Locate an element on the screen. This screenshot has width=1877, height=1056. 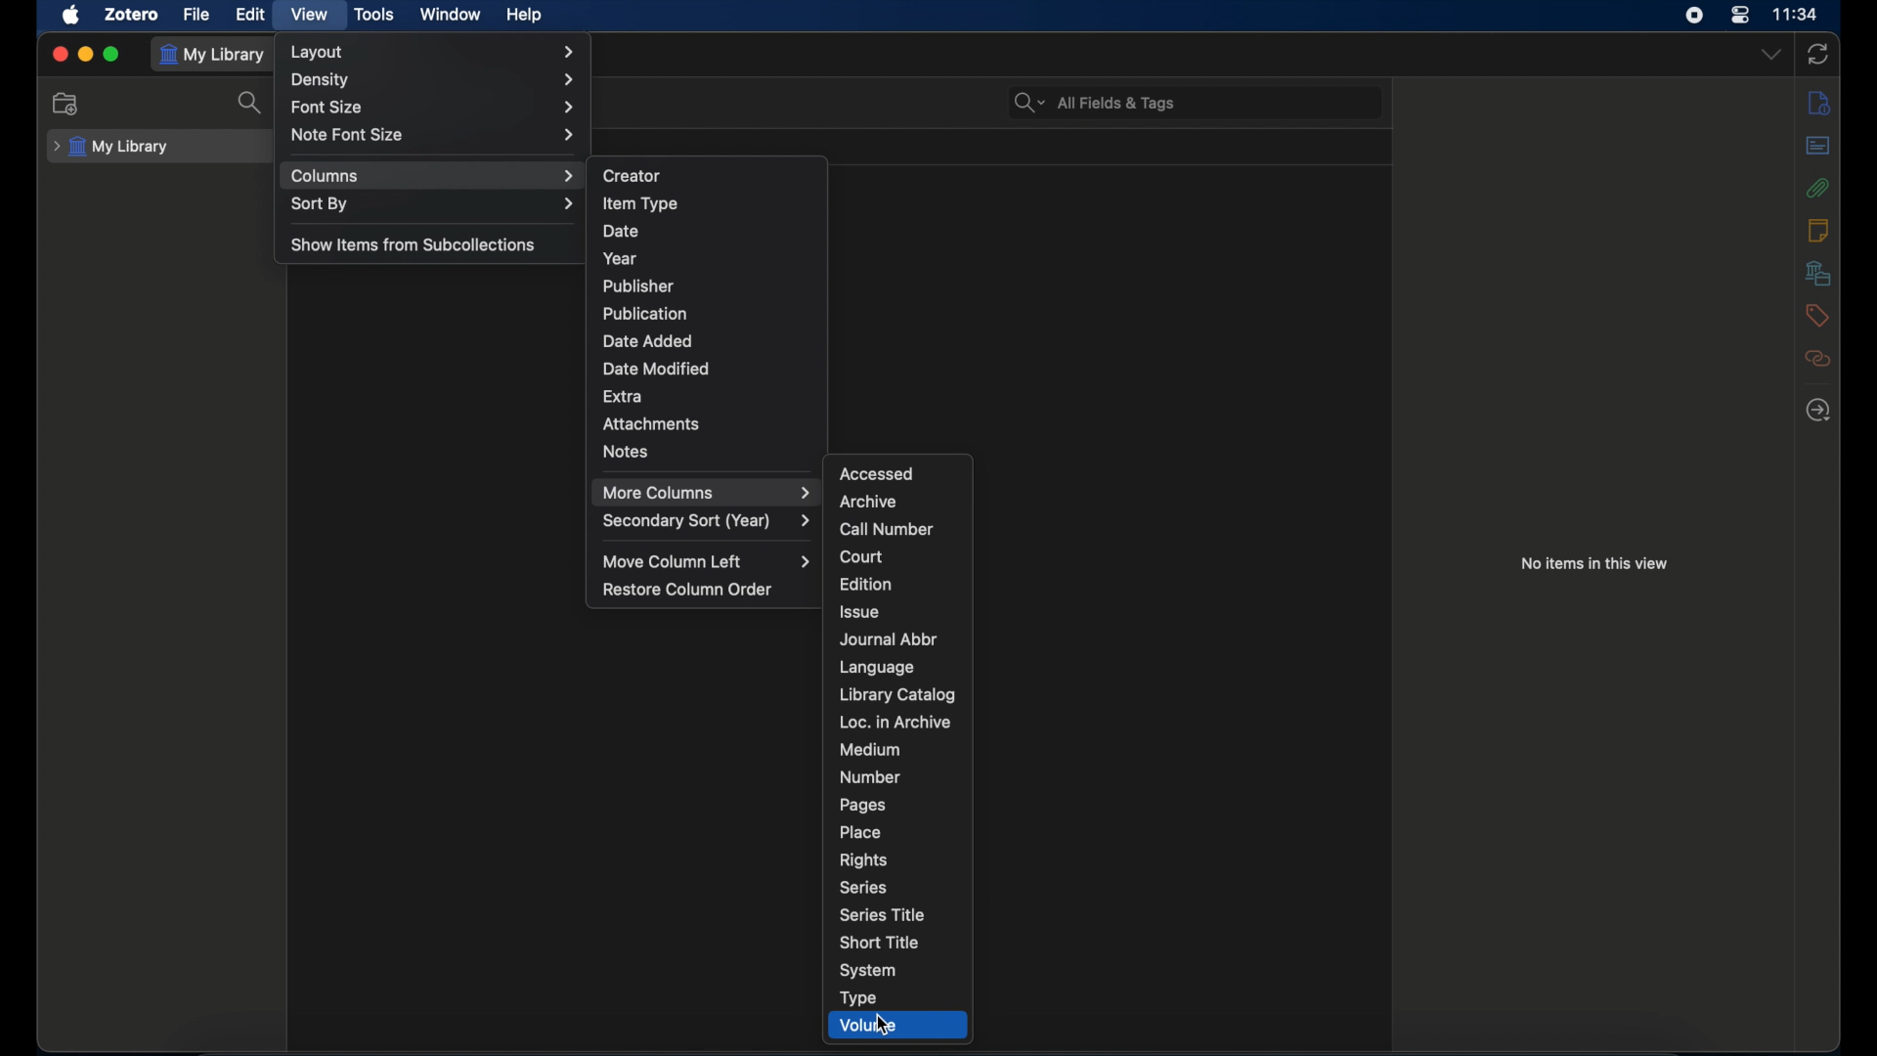
zotero is located at coordinates (131, 15).